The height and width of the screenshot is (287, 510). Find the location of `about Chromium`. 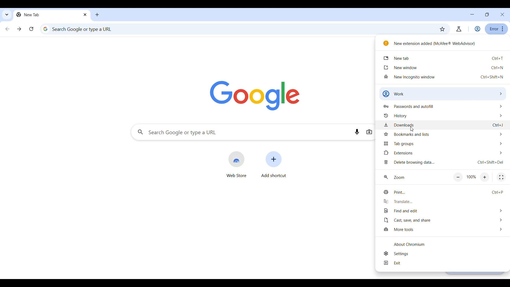

about Chromium is located at coordinates (444, 244).